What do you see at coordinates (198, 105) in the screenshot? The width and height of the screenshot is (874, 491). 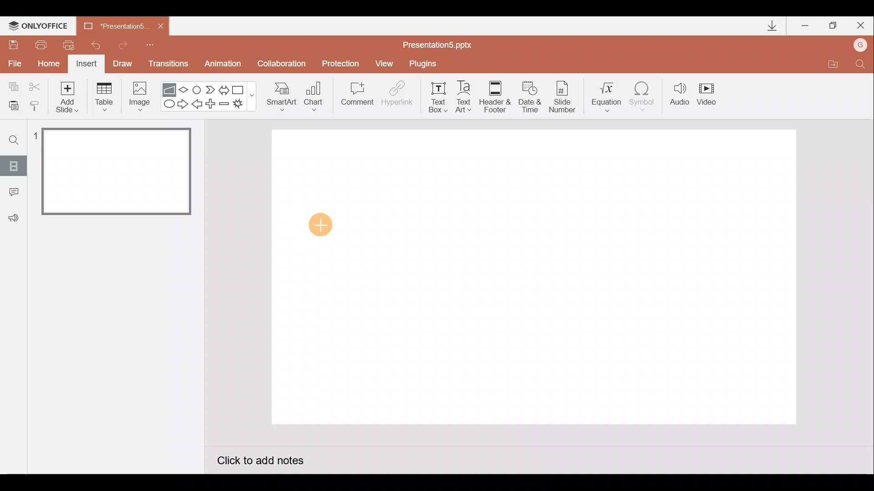 I see `Left arrow` at bounding box center [198, 105].